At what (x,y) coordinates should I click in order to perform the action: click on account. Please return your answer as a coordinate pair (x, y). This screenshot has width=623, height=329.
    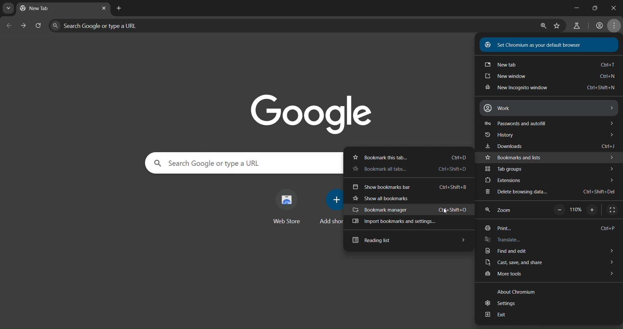
    Looking at the image, I should click on (599, 26).